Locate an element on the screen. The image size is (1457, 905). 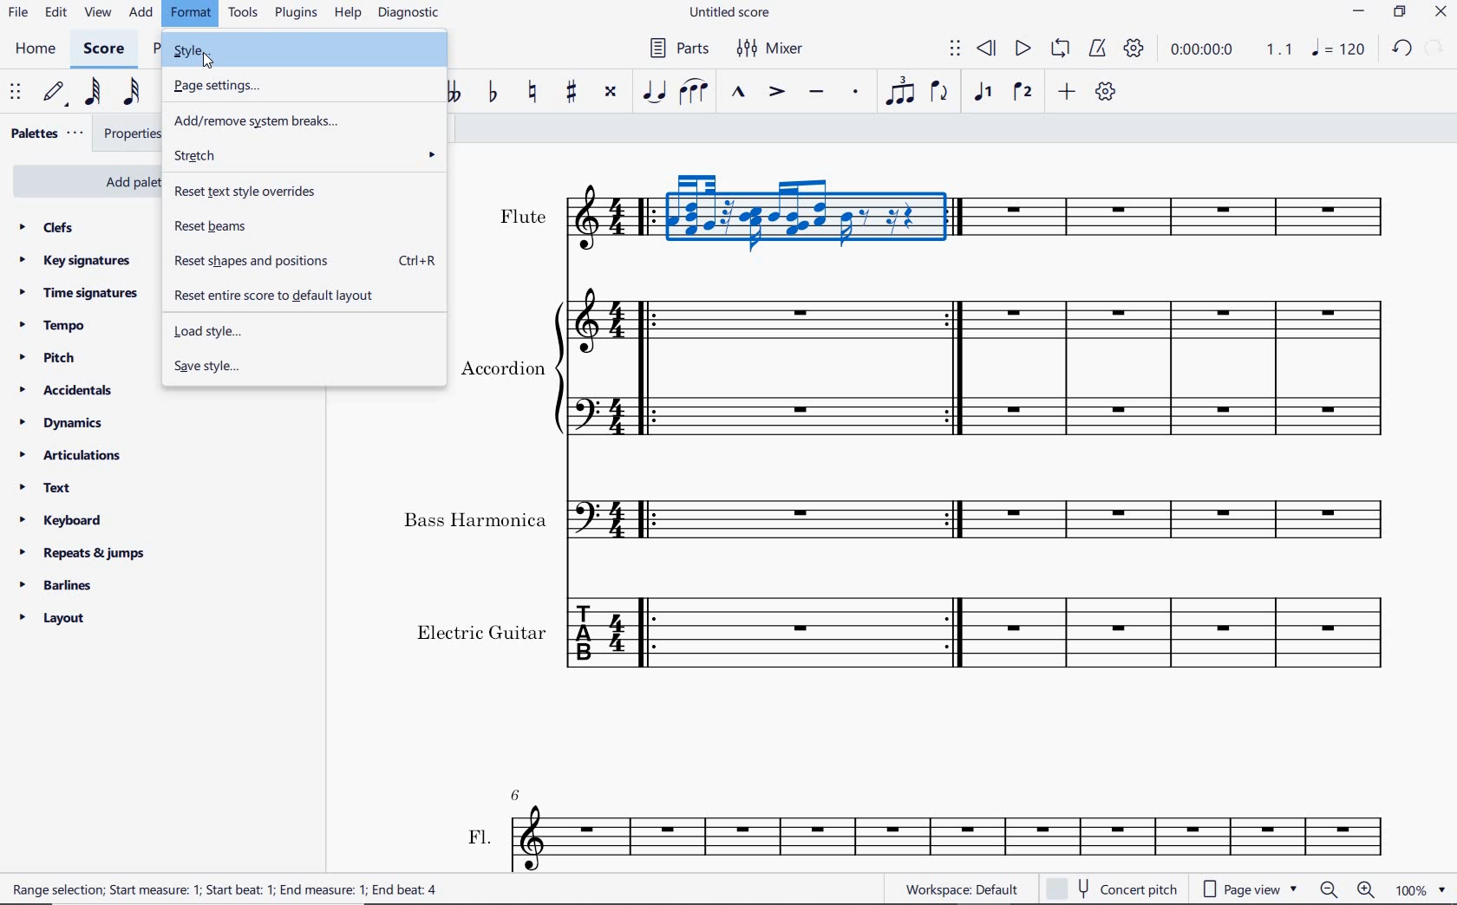
zoom in or zoom out is located at coordinates (1351, 889).